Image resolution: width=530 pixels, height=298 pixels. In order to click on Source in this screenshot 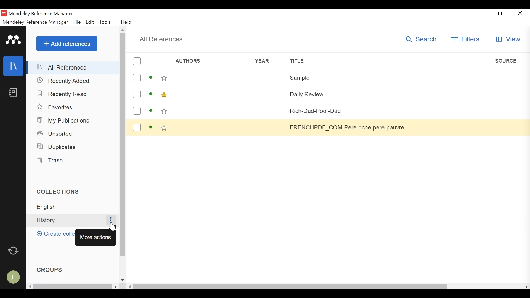, I will do `click(510, 77)`.